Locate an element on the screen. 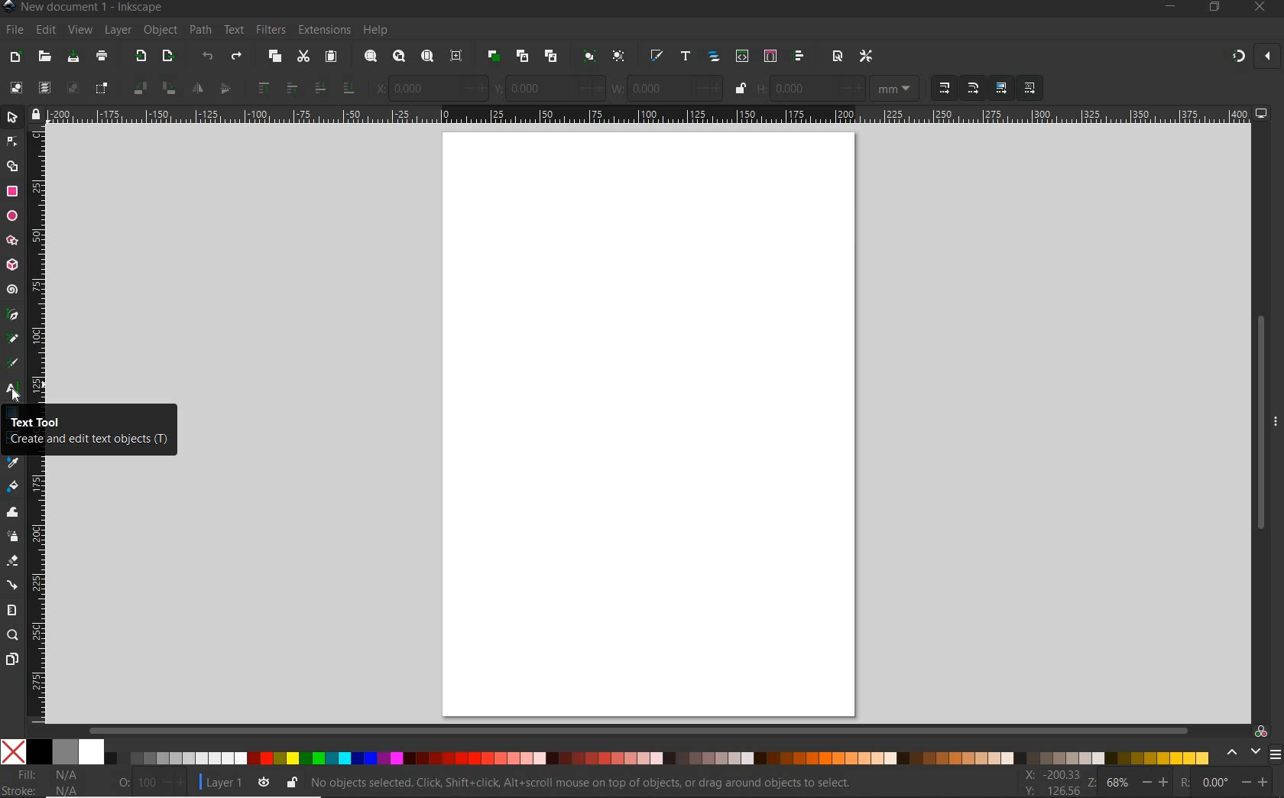 This screenshot has height=798, width=1284. 3d box tool is located at coordinates (12, 267).